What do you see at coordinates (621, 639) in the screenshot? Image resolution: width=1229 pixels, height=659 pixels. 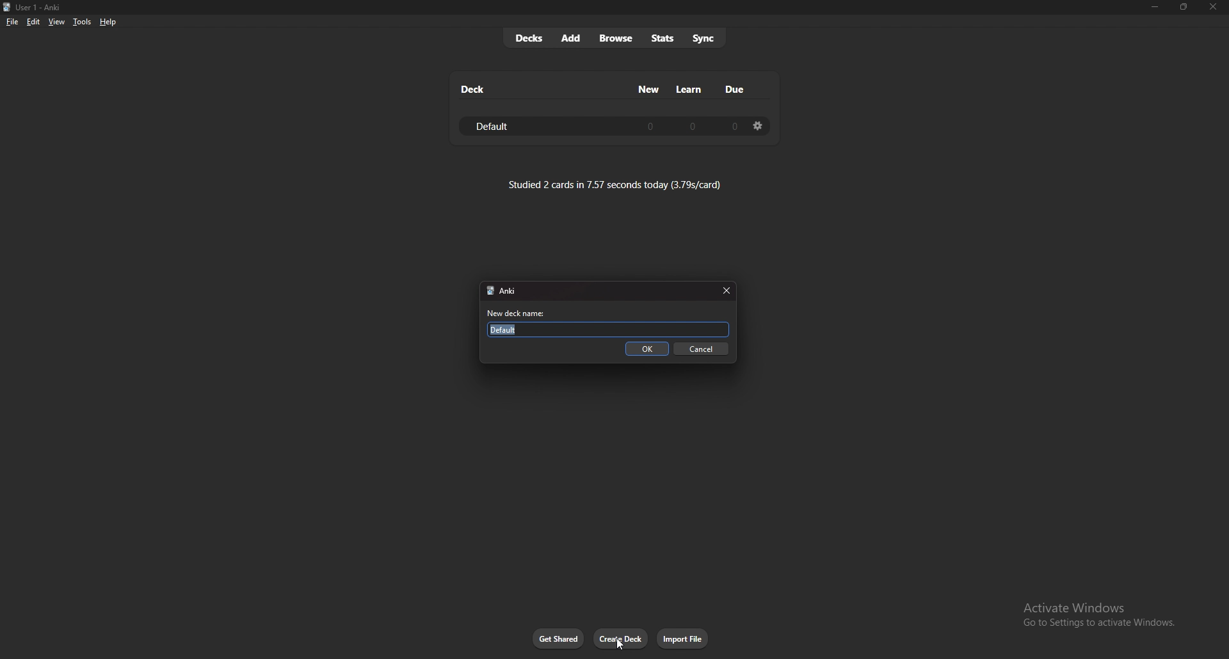 I see `create deck` at bounding box center [621, 639].